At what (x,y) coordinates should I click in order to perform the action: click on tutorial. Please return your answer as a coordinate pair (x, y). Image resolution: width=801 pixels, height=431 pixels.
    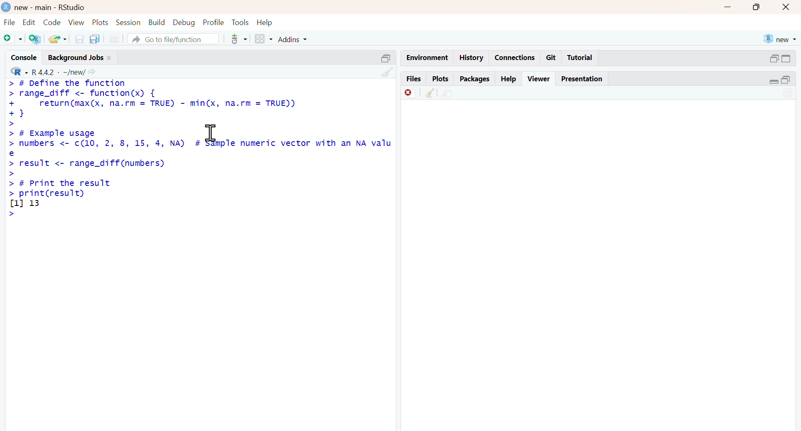
    Looking at the image, I should click on (581, 58).